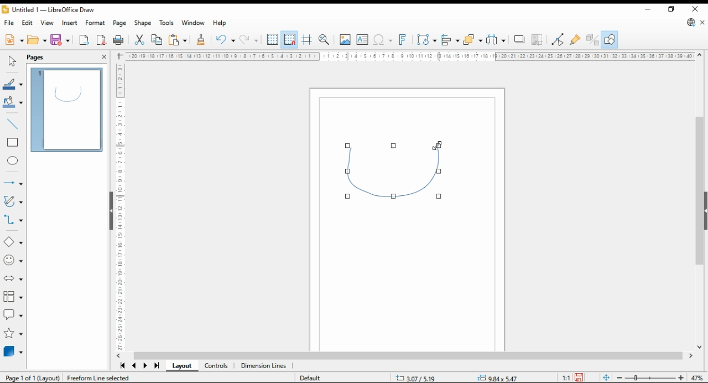  Describe the element at coordinates (13, 334) in the screenshot. I see `stars and banners` at that location.